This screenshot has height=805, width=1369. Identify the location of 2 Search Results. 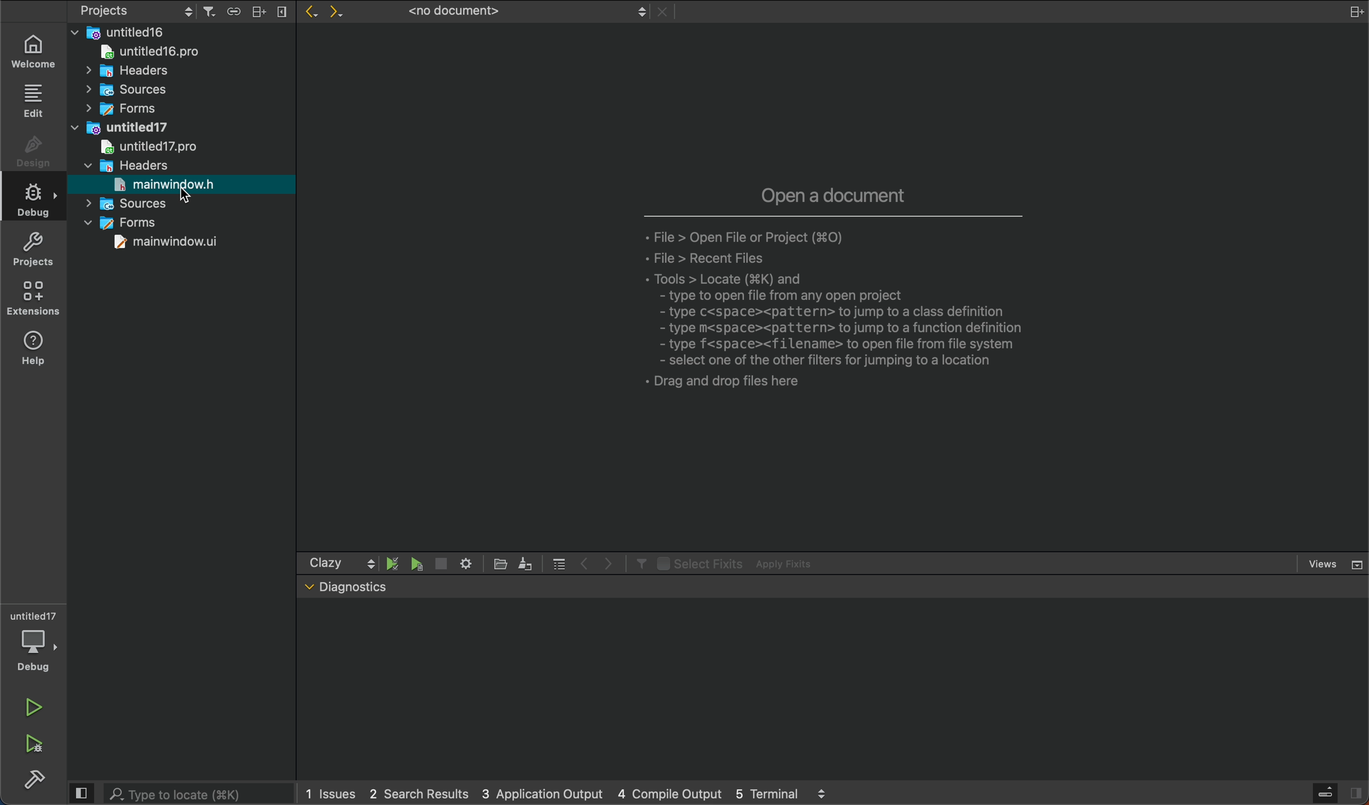
(416, 793).